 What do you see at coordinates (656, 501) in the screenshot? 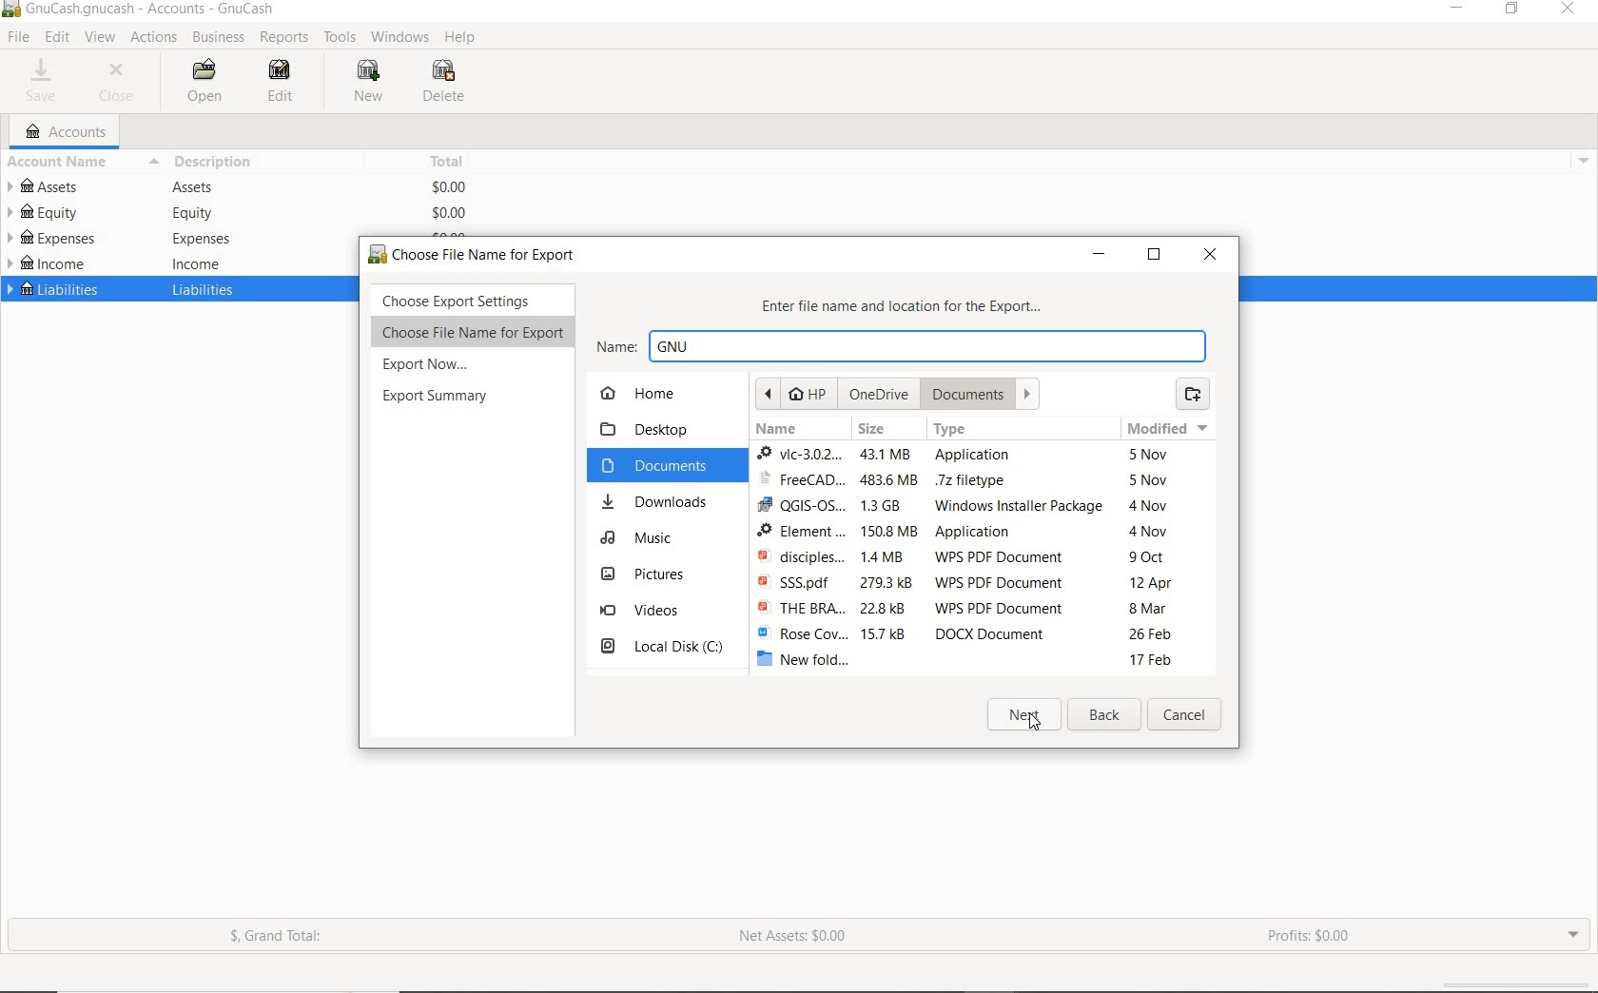
I see `downloads` at bounding box center [656, 501].